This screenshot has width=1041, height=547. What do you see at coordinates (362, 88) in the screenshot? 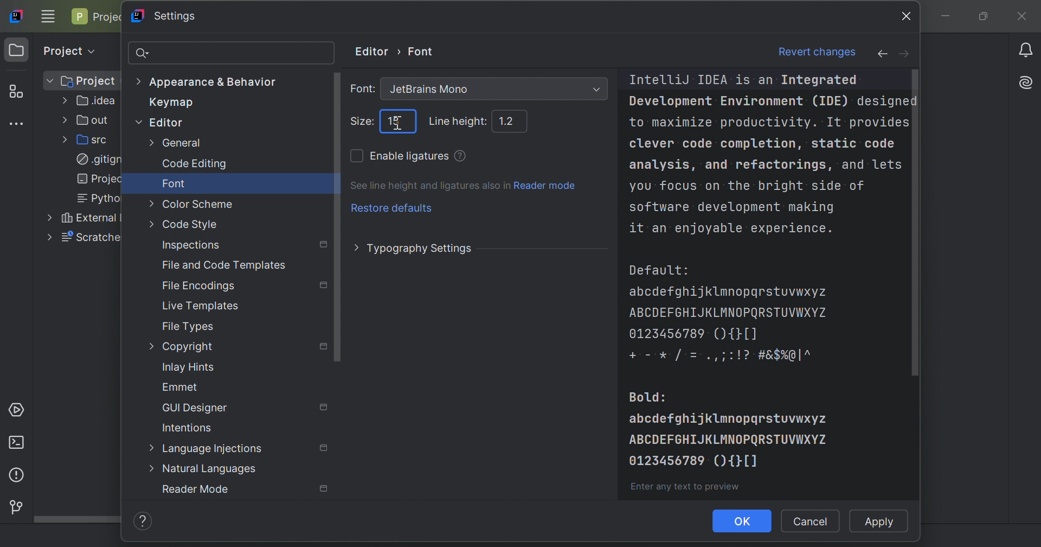
I see `Font:` at bounding box center [362, 88].